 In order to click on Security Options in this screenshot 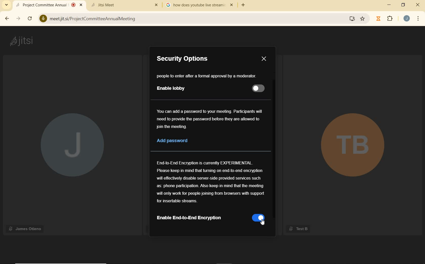, I will do `click(182, 58)`.